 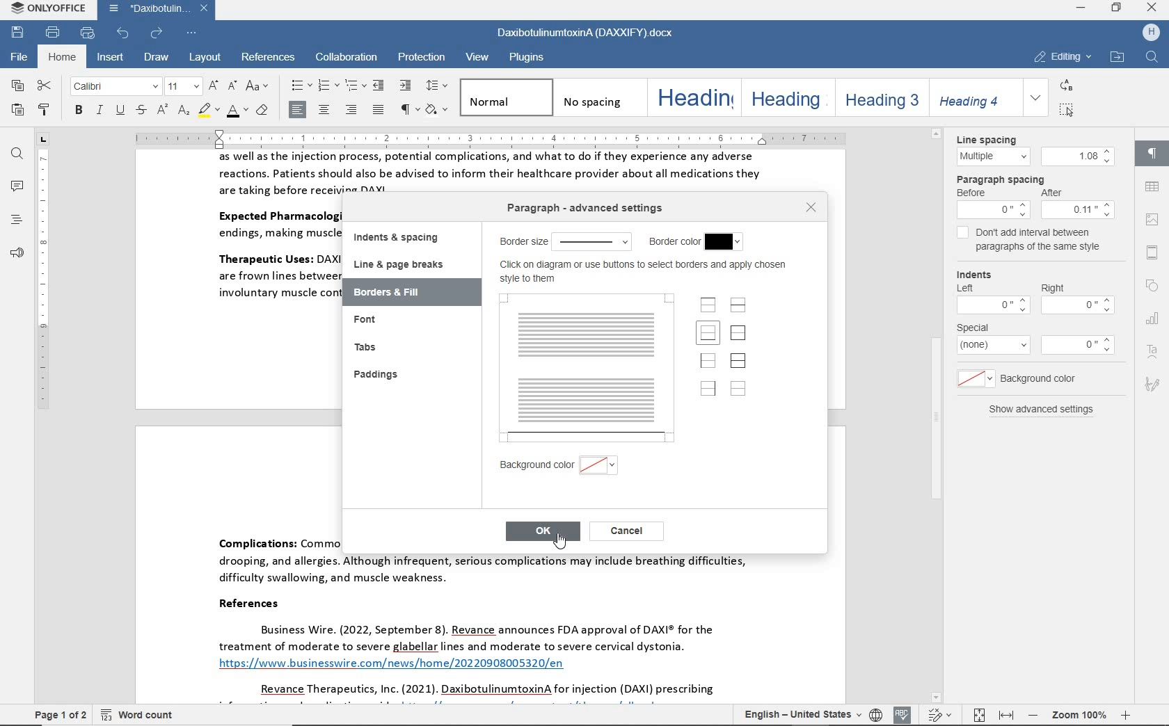 I want to click on heading 2, so click(x=785, y=97).